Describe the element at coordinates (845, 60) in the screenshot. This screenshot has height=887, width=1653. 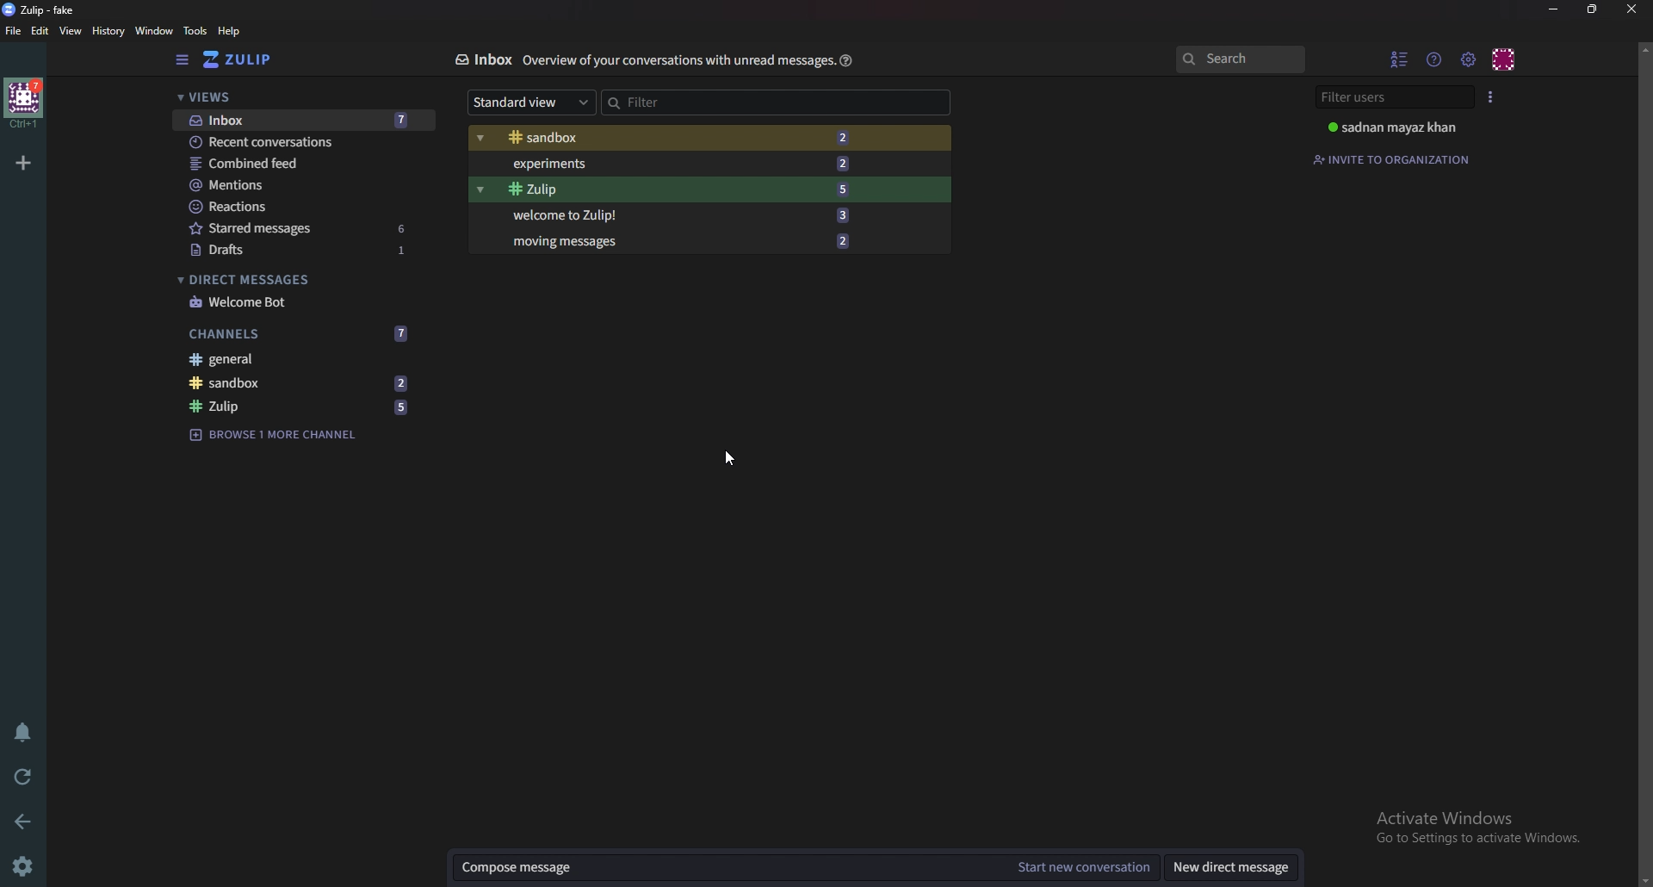
I see `Help` at that location.